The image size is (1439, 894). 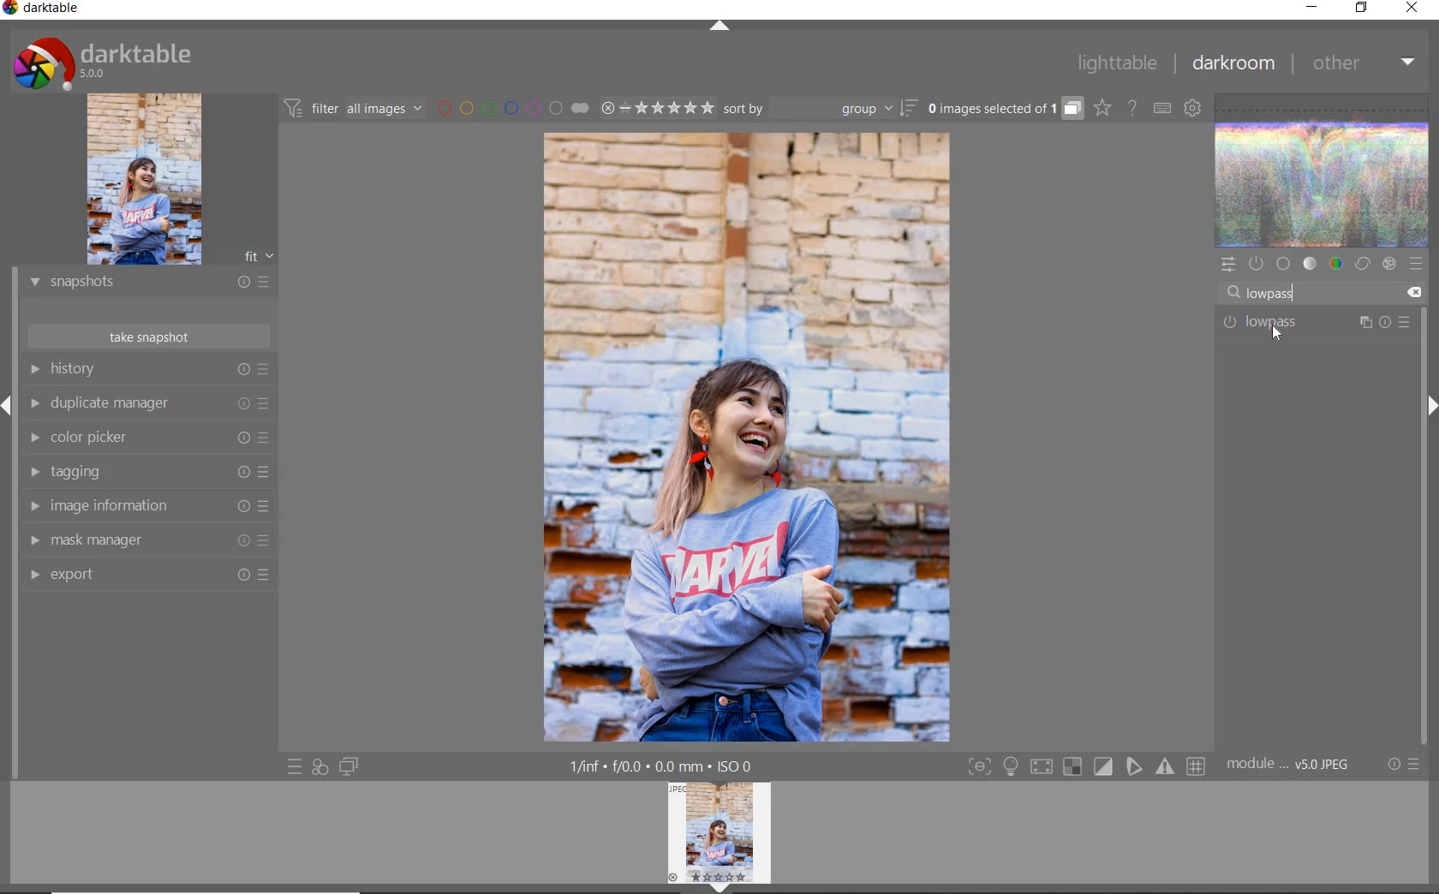 What do you see at coordinates (1387, 265) in the screenshot?
I see `effect` at bounding box center [1387, 265].